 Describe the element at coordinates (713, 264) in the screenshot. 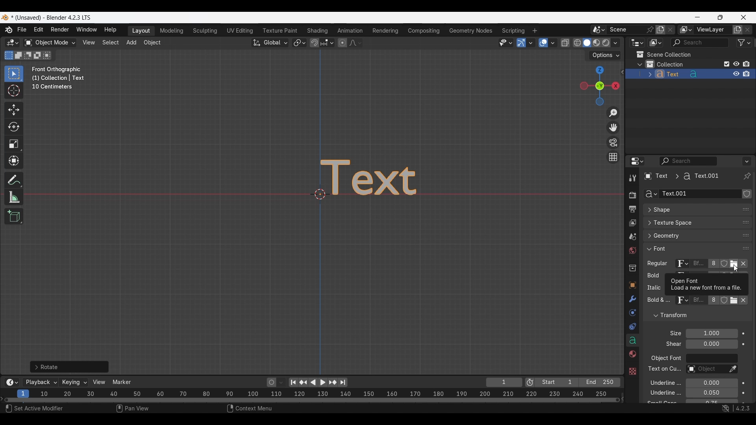

I see `Display number of users of this data for respective attribute` at that location.